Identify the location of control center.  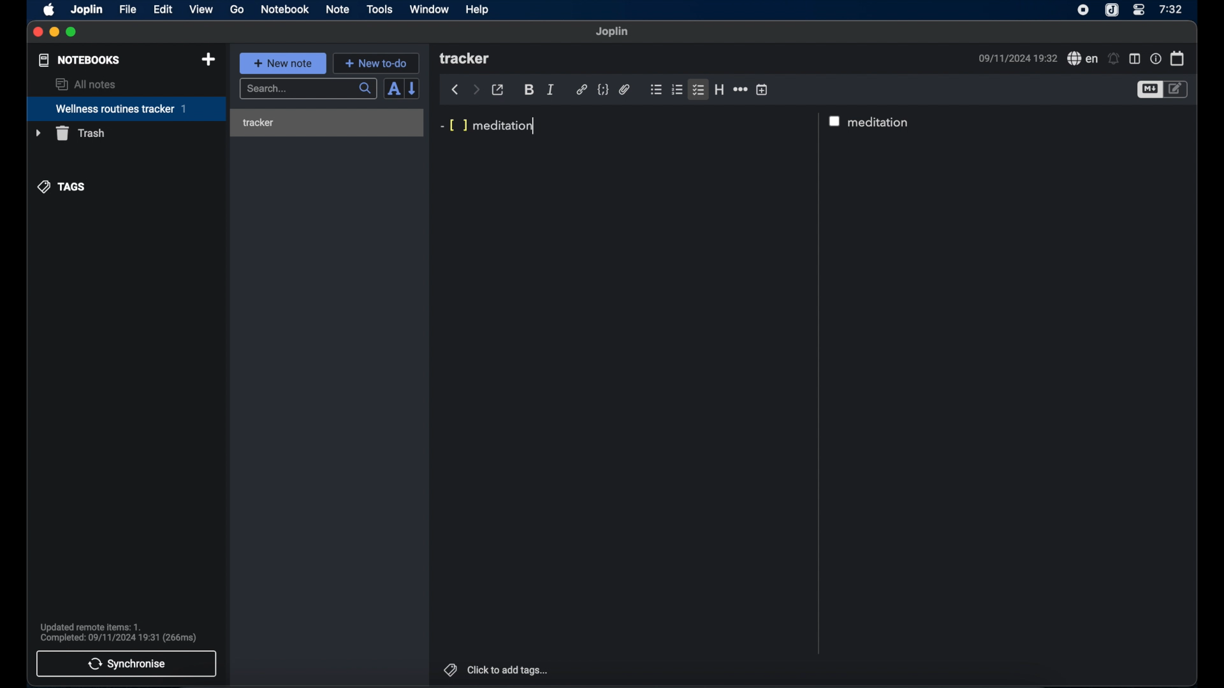
(1139, 10).